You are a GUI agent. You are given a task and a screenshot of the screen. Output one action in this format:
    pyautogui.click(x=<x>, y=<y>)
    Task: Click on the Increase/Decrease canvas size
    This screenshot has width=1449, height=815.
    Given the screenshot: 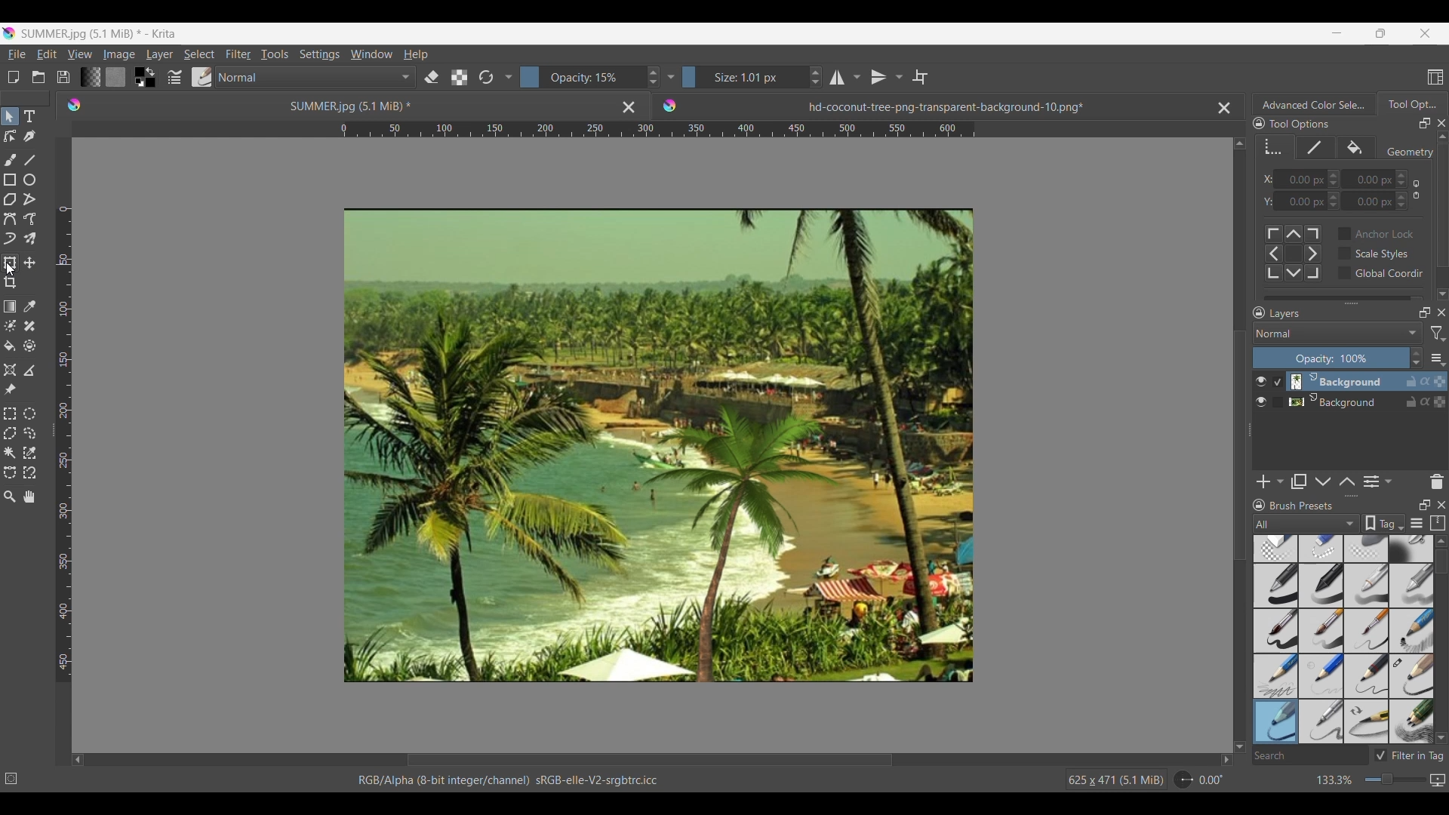 What is the action you would take?
    pyautogui.click(x=1367, y=780)
    